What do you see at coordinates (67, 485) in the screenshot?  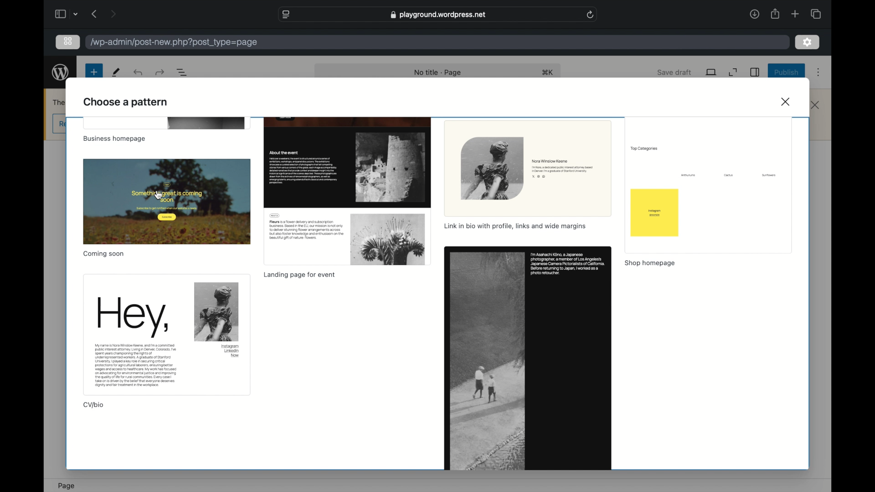 I see `page` at bounding box center [67, 485].